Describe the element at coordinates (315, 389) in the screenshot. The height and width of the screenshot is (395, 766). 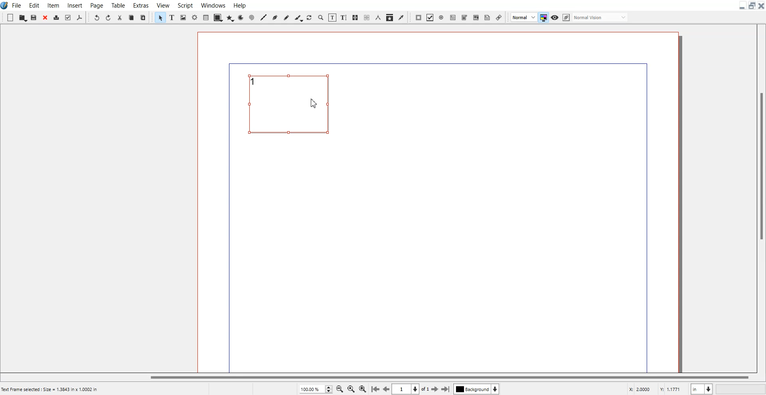
I see `Zoom Adjustment` at that location.